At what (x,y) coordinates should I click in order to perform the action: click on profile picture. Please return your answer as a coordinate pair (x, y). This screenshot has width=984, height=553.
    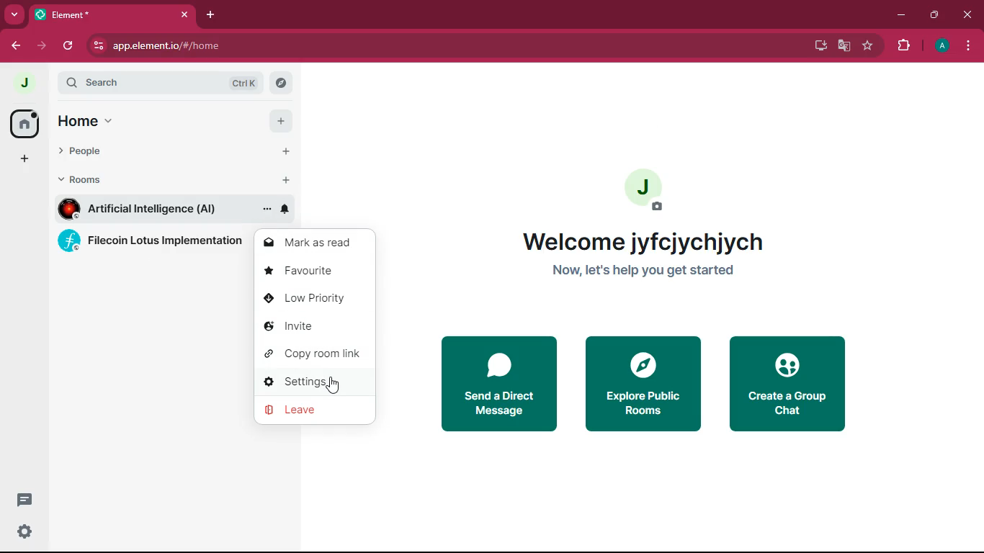
    Looking at the image, I should click on (648, 189).